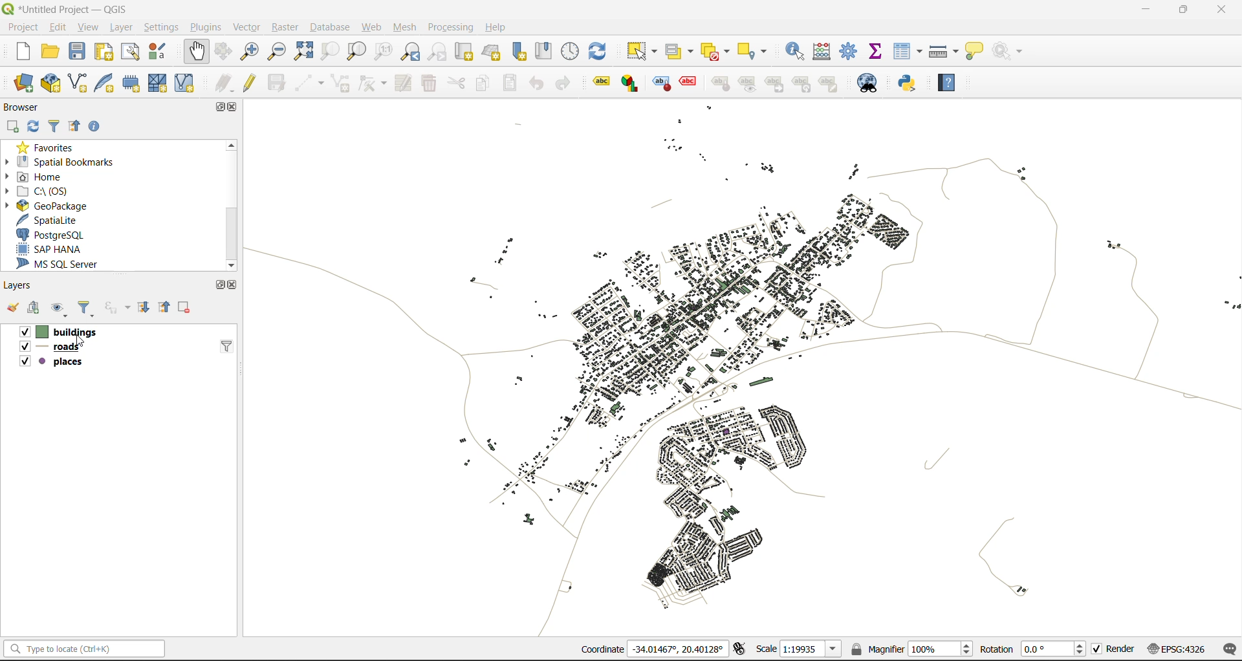 The image size is (1242, 661). What do you see at coordinates (217, 286) in the screenshot?
I see `maximize` at bounding box center [217, 286].